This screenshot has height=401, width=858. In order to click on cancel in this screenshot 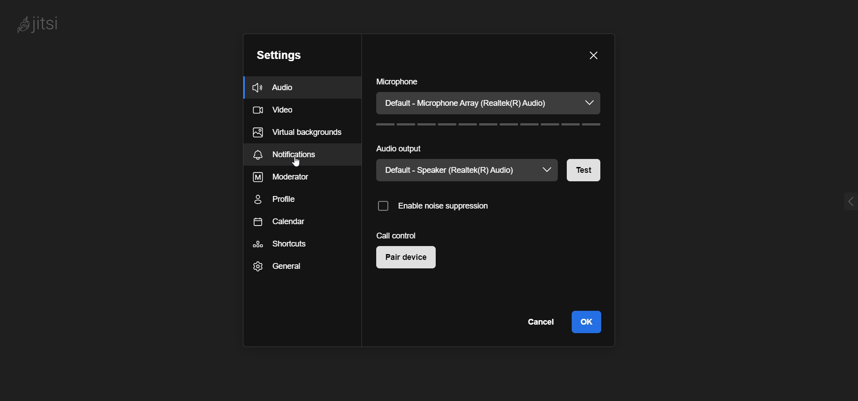, I will do `click(542, 322)`.